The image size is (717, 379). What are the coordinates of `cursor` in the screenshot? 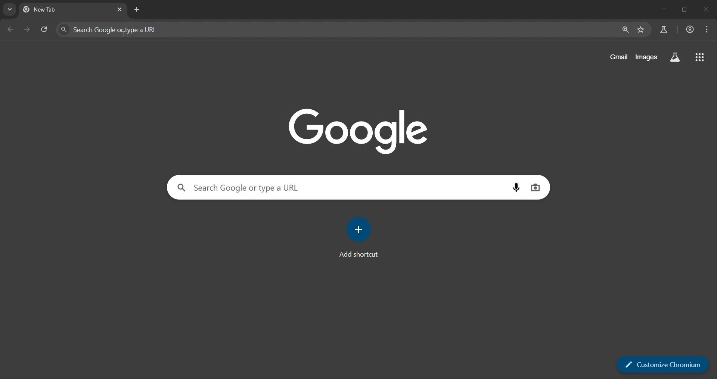 It's located at (124, 35).